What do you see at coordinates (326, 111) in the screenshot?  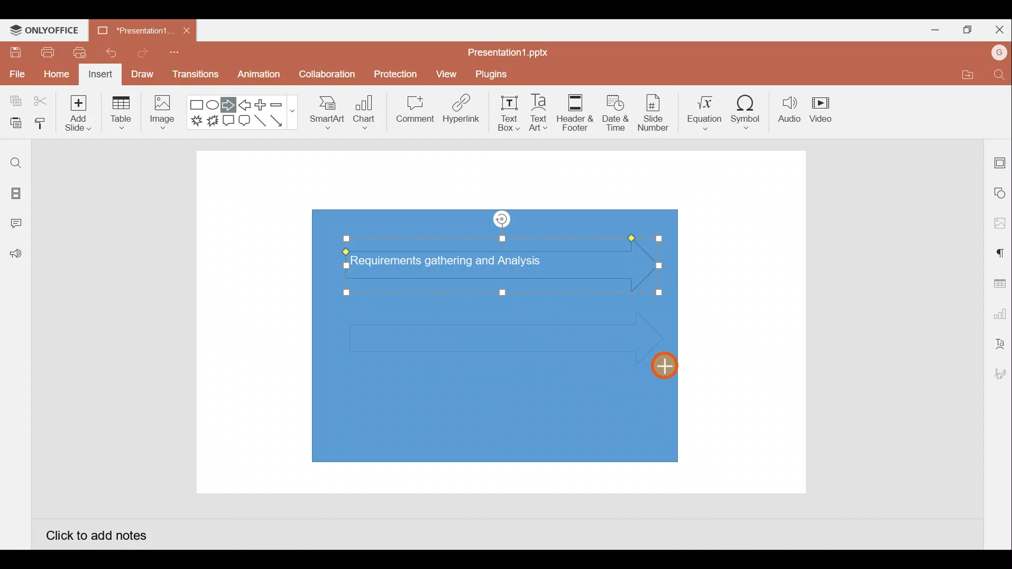 I see `SmartArt` at bounding box center [326, 111].